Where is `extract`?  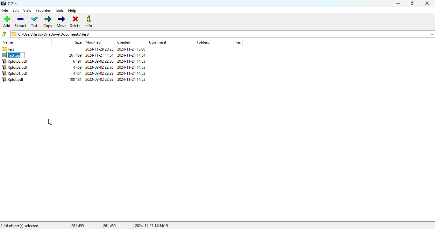
extract is located at coordinates (21, 22).